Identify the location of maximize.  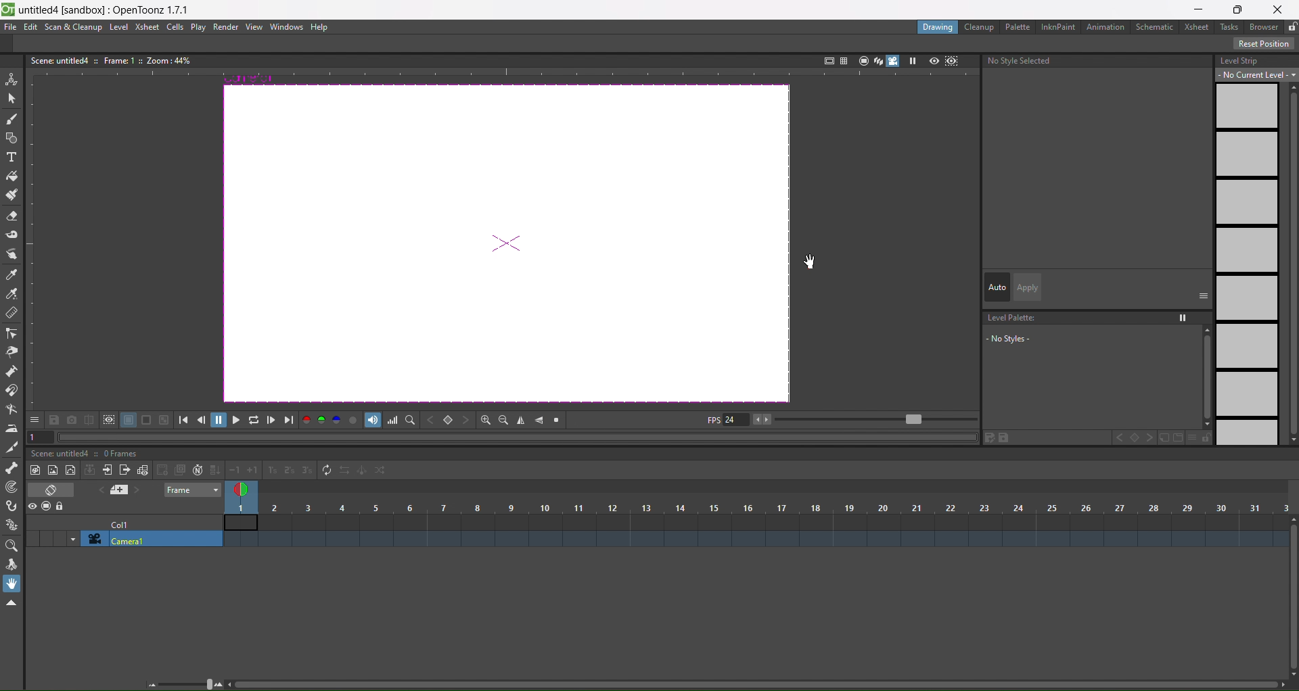
(1240, 9).